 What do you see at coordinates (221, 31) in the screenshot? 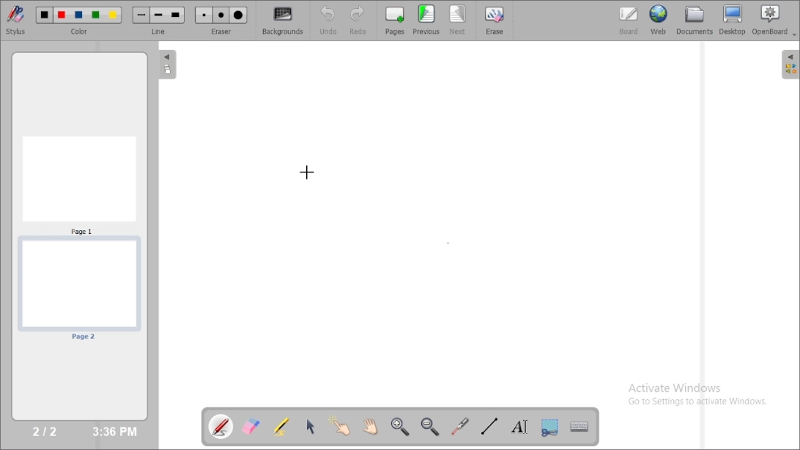
I see `eraser` at bounding box center [221, 31].